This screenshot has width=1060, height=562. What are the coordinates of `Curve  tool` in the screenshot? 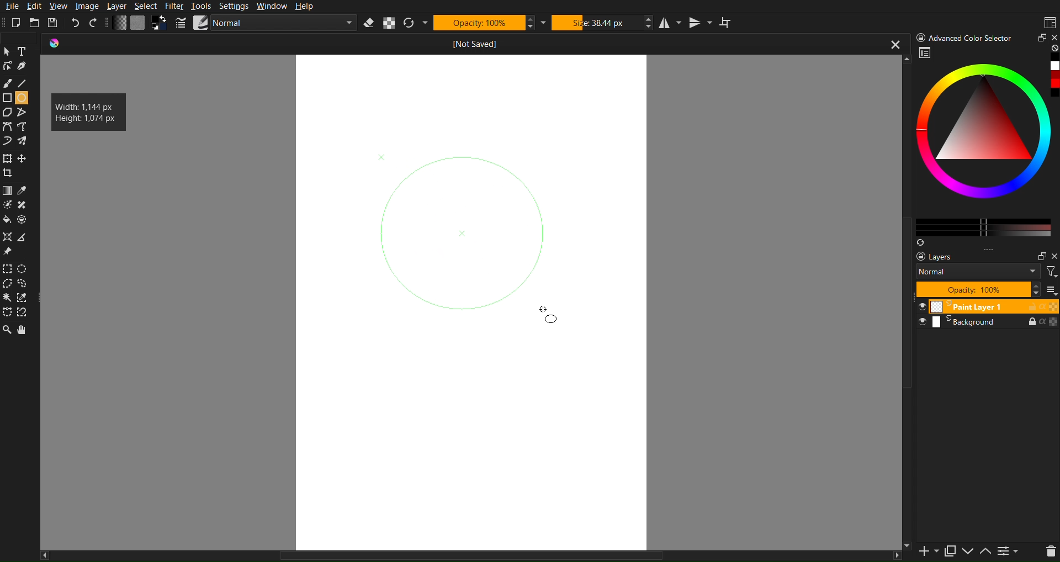 It's located at (24, 128).